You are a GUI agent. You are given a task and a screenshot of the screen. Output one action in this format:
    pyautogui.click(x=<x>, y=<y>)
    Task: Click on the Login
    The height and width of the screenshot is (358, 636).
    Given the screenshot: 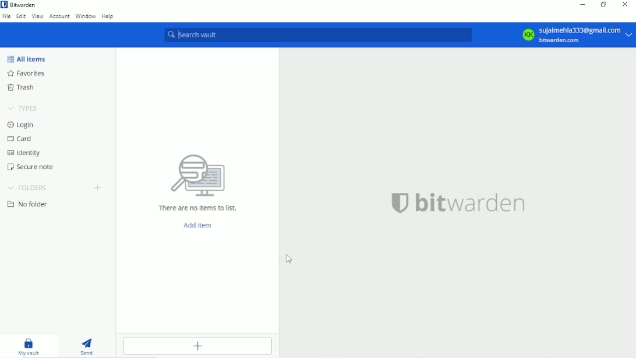 What is the action you would take?
    pyautogui.click(x=23, y=125)
    